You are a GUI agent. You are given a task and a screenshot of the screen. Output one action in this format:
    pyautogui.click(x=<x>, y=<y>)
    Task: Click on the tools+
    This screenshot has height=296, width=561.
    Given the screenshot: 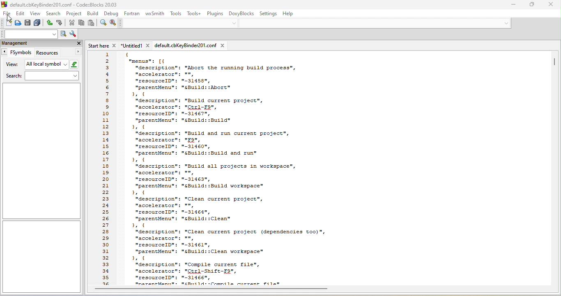 What is the action you would take?
    pyautogui.click(x=194, y=14)
    